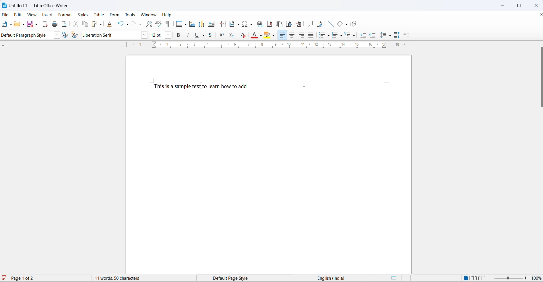  What do you see at coordinates (325, 35) in the screenshot?
I see `toggle unordered list option` at bounding box center [325, 35].